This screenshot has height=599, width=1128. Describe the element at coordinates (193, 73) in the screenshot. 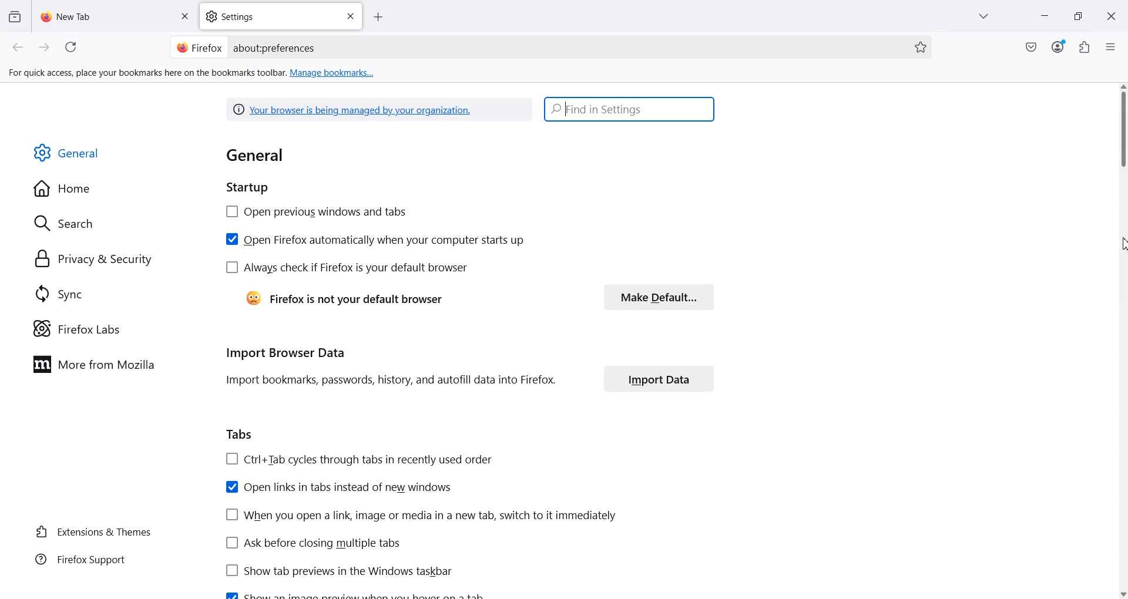

I see `For quick access, place your bookmarks here on the bookmarks toolbar. Manage bookmarks...` at that location.